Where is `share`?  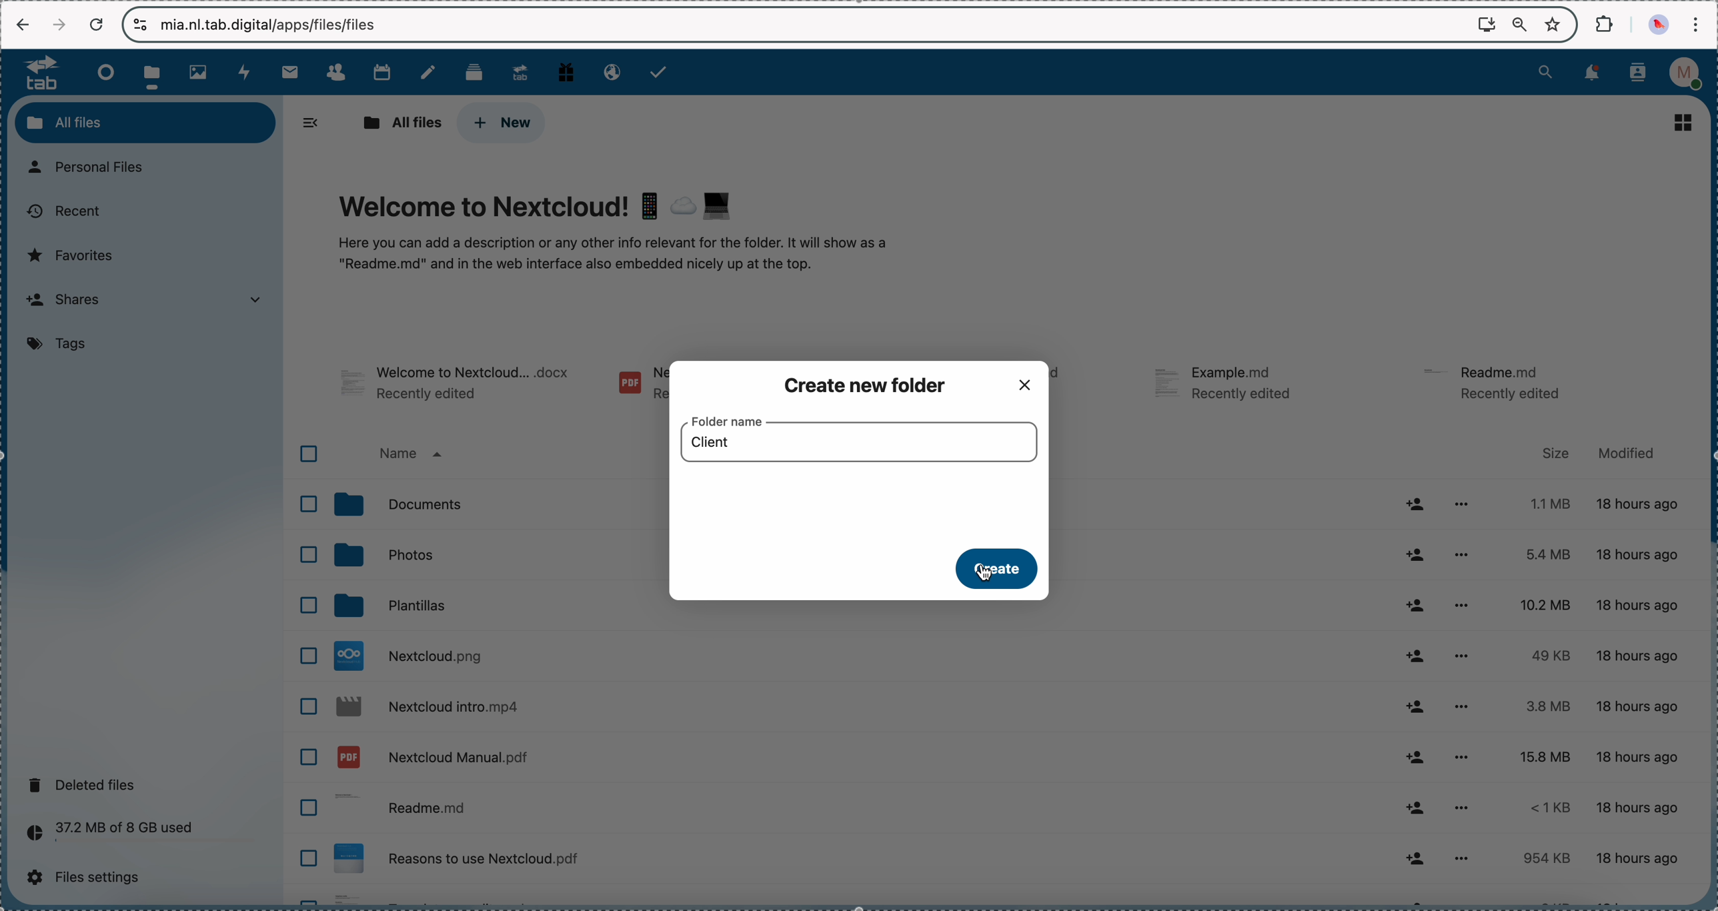 share is located at coordinates (1415, 503).